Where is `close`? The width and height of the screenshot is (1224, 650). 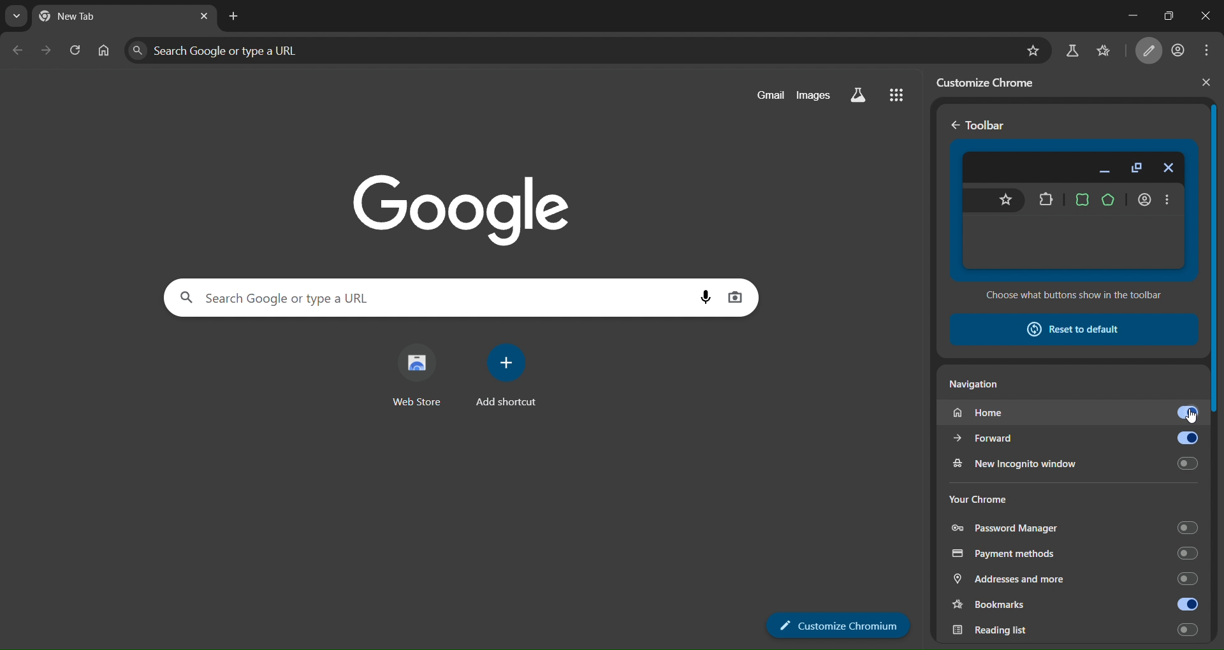 close is located at coordinates (1206, 82).